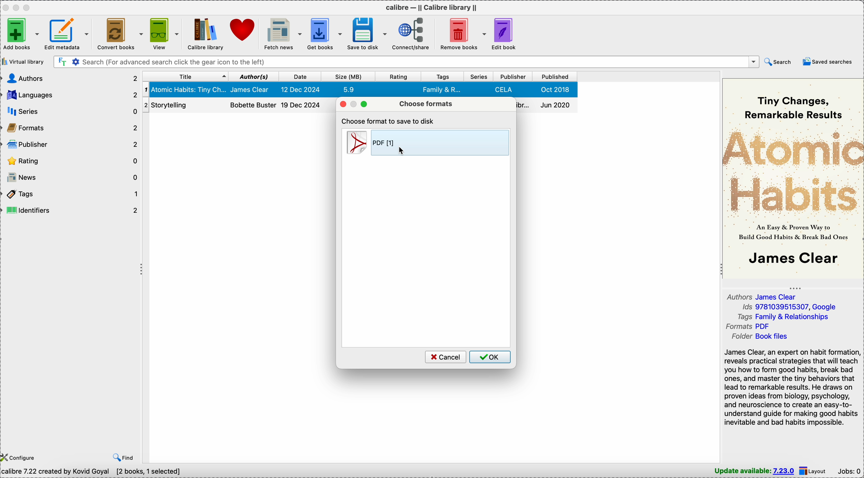  I want to click on edit book, so click(506, 33).